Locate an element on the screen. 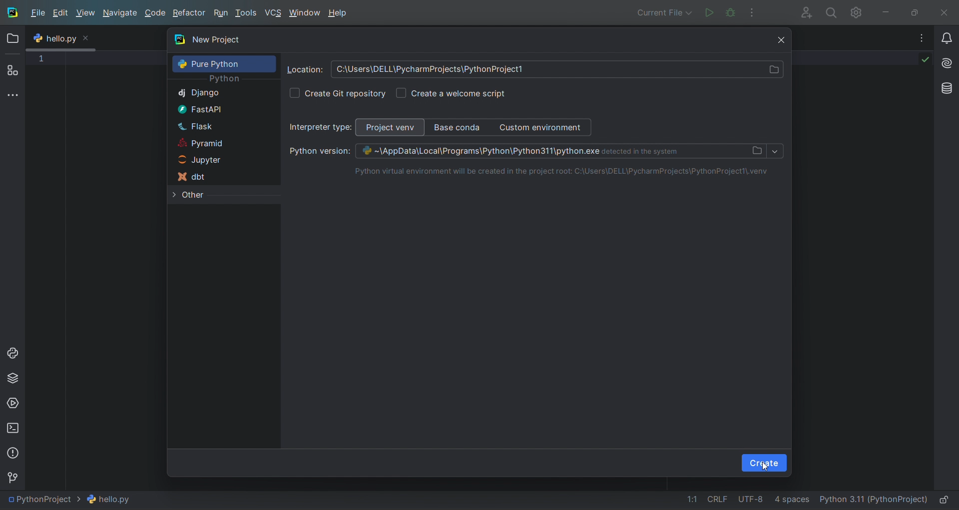  cursor is located at coordinates (765, 467).